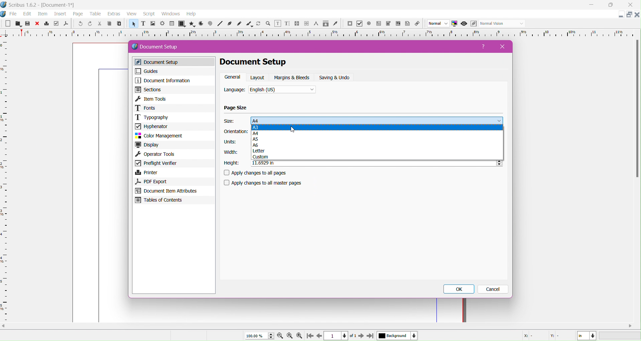 The width and height of the screenshot is (641, 341). What do you see at coordinates (378, 151) in the screenshot?
I see `Letter` at bounding box center [378, 151].